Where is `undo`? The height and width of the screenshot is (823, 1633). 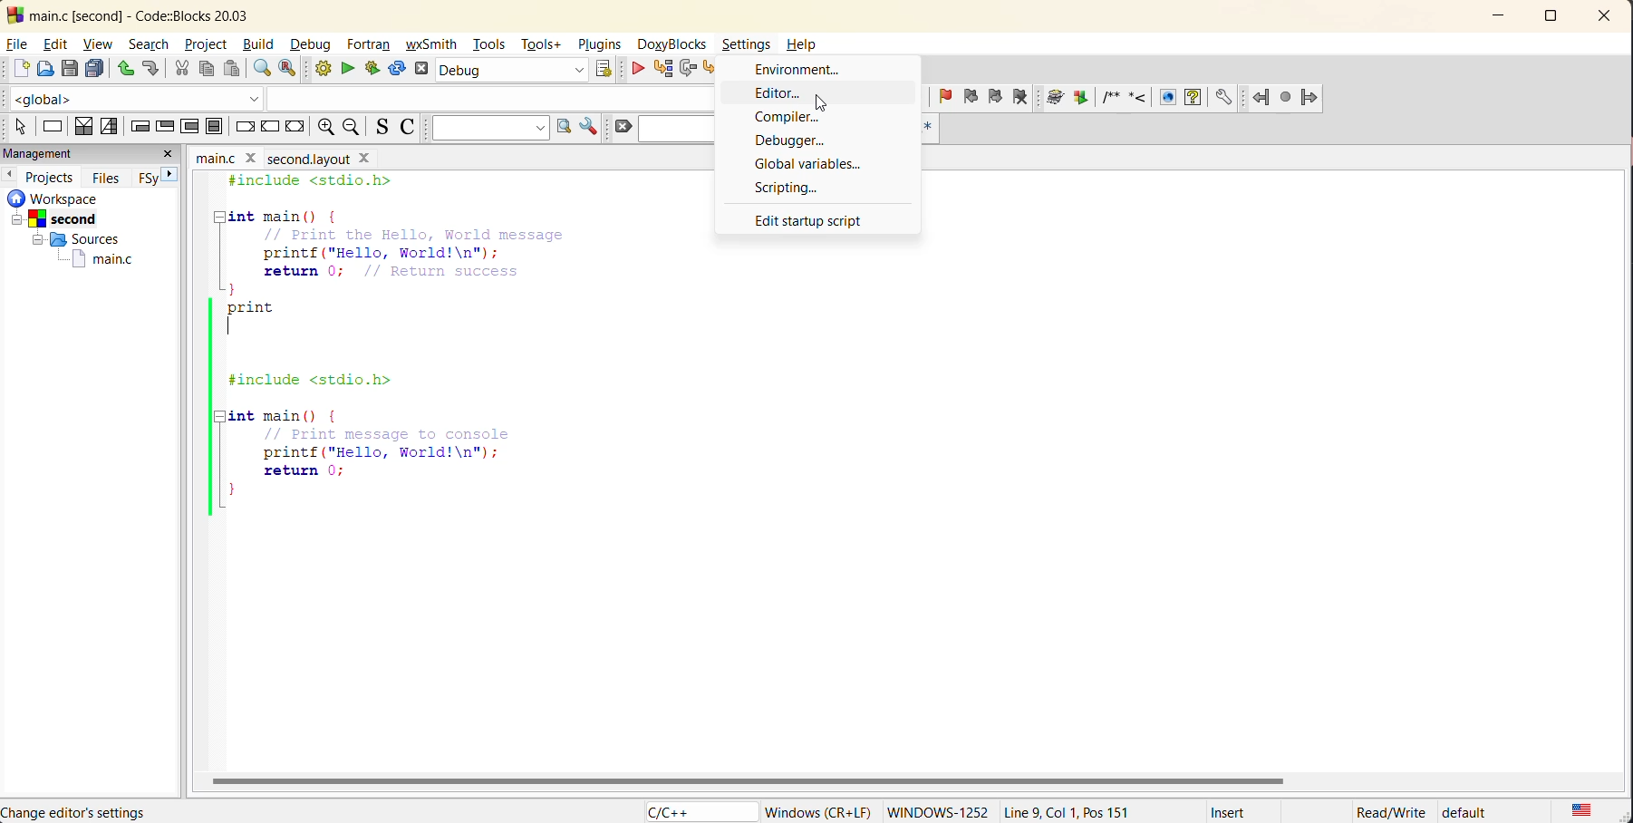 undo is located at coordinates (122, 67).